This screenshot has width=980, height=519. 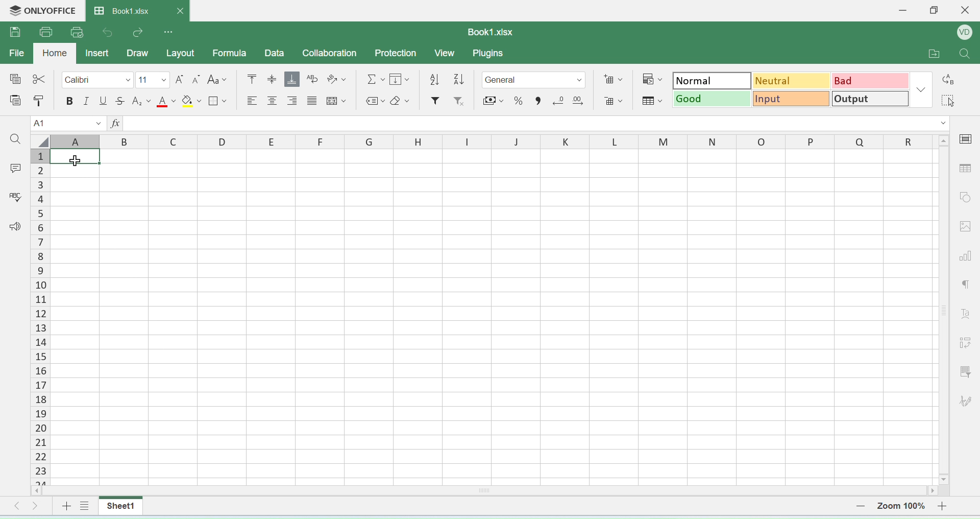 I want to click on calibri, so click(x=99, y=80).